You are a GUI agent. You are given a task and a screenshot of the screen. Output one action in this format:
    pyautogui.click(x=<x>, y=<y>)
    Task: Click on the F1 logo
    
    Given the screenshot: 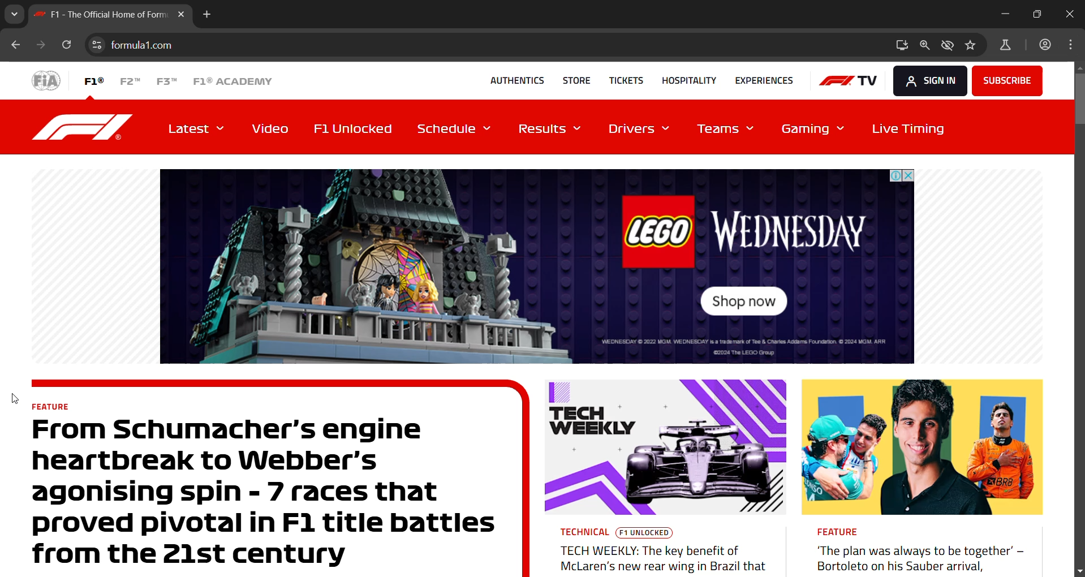 What is the action you would take?
    pyautogui.click(x=85, y=127)
    